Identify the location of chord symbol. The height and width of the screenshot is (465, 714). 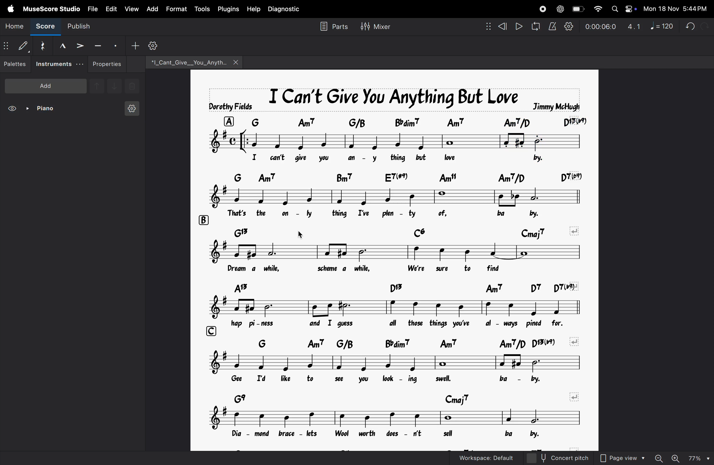
(418, 175).